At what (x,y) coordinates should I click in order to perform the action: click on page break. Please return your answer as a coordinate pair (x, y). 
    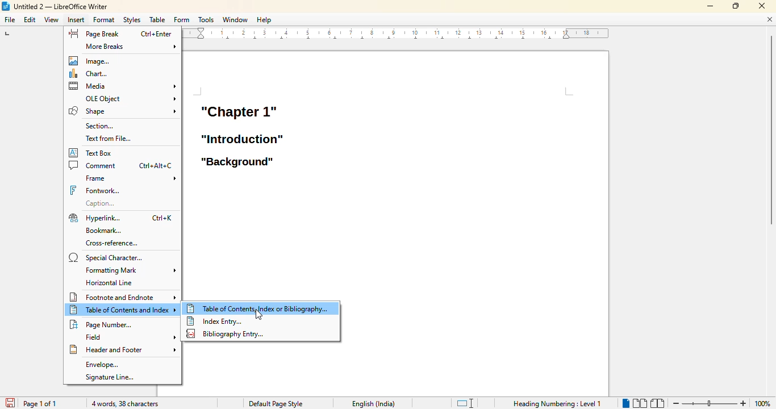
    Looking at the image, I should click on (94, 34).